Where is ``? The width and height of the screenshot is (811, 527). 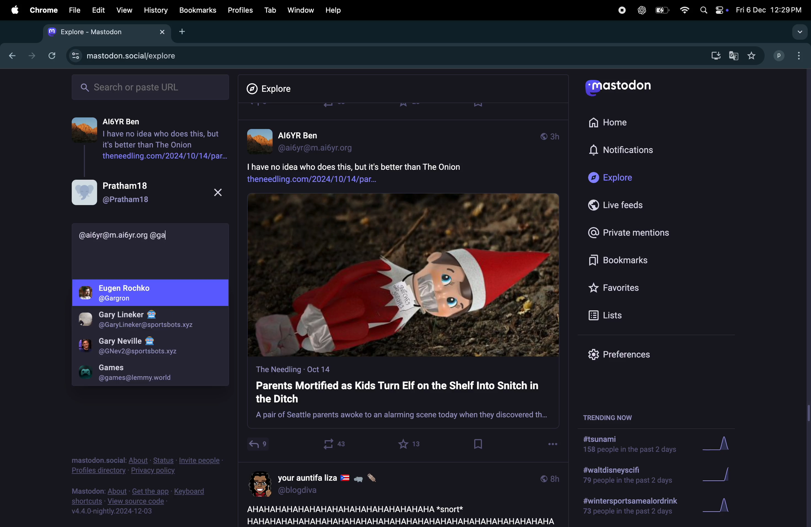  is located at coordinates (806, 298).